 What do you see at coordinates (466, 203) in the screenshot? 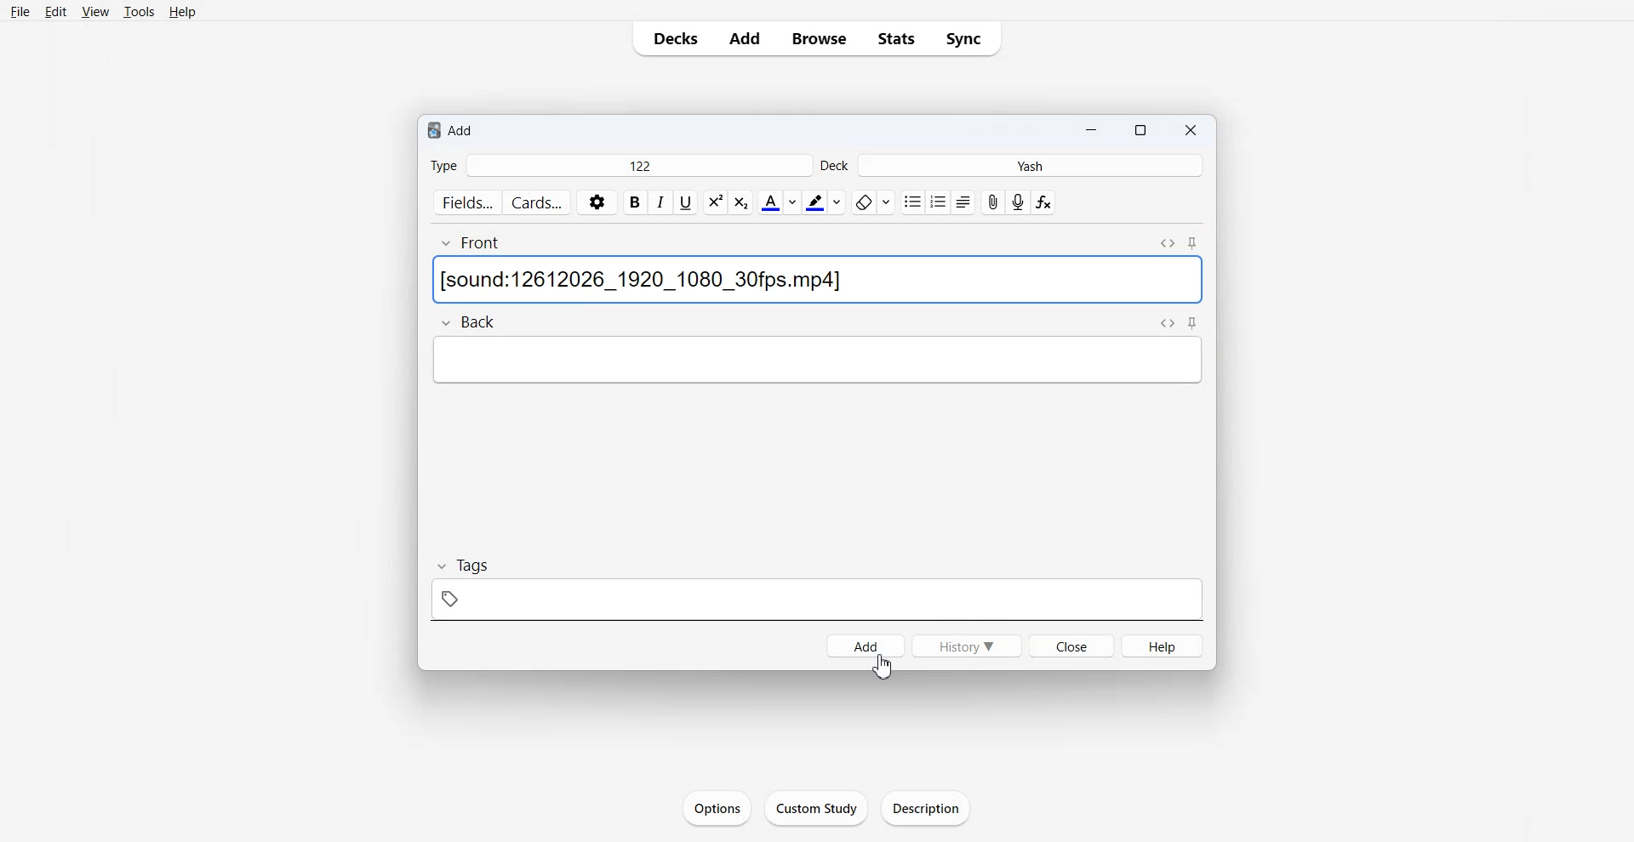
I see `Fields` at bounding box center [466, 203].